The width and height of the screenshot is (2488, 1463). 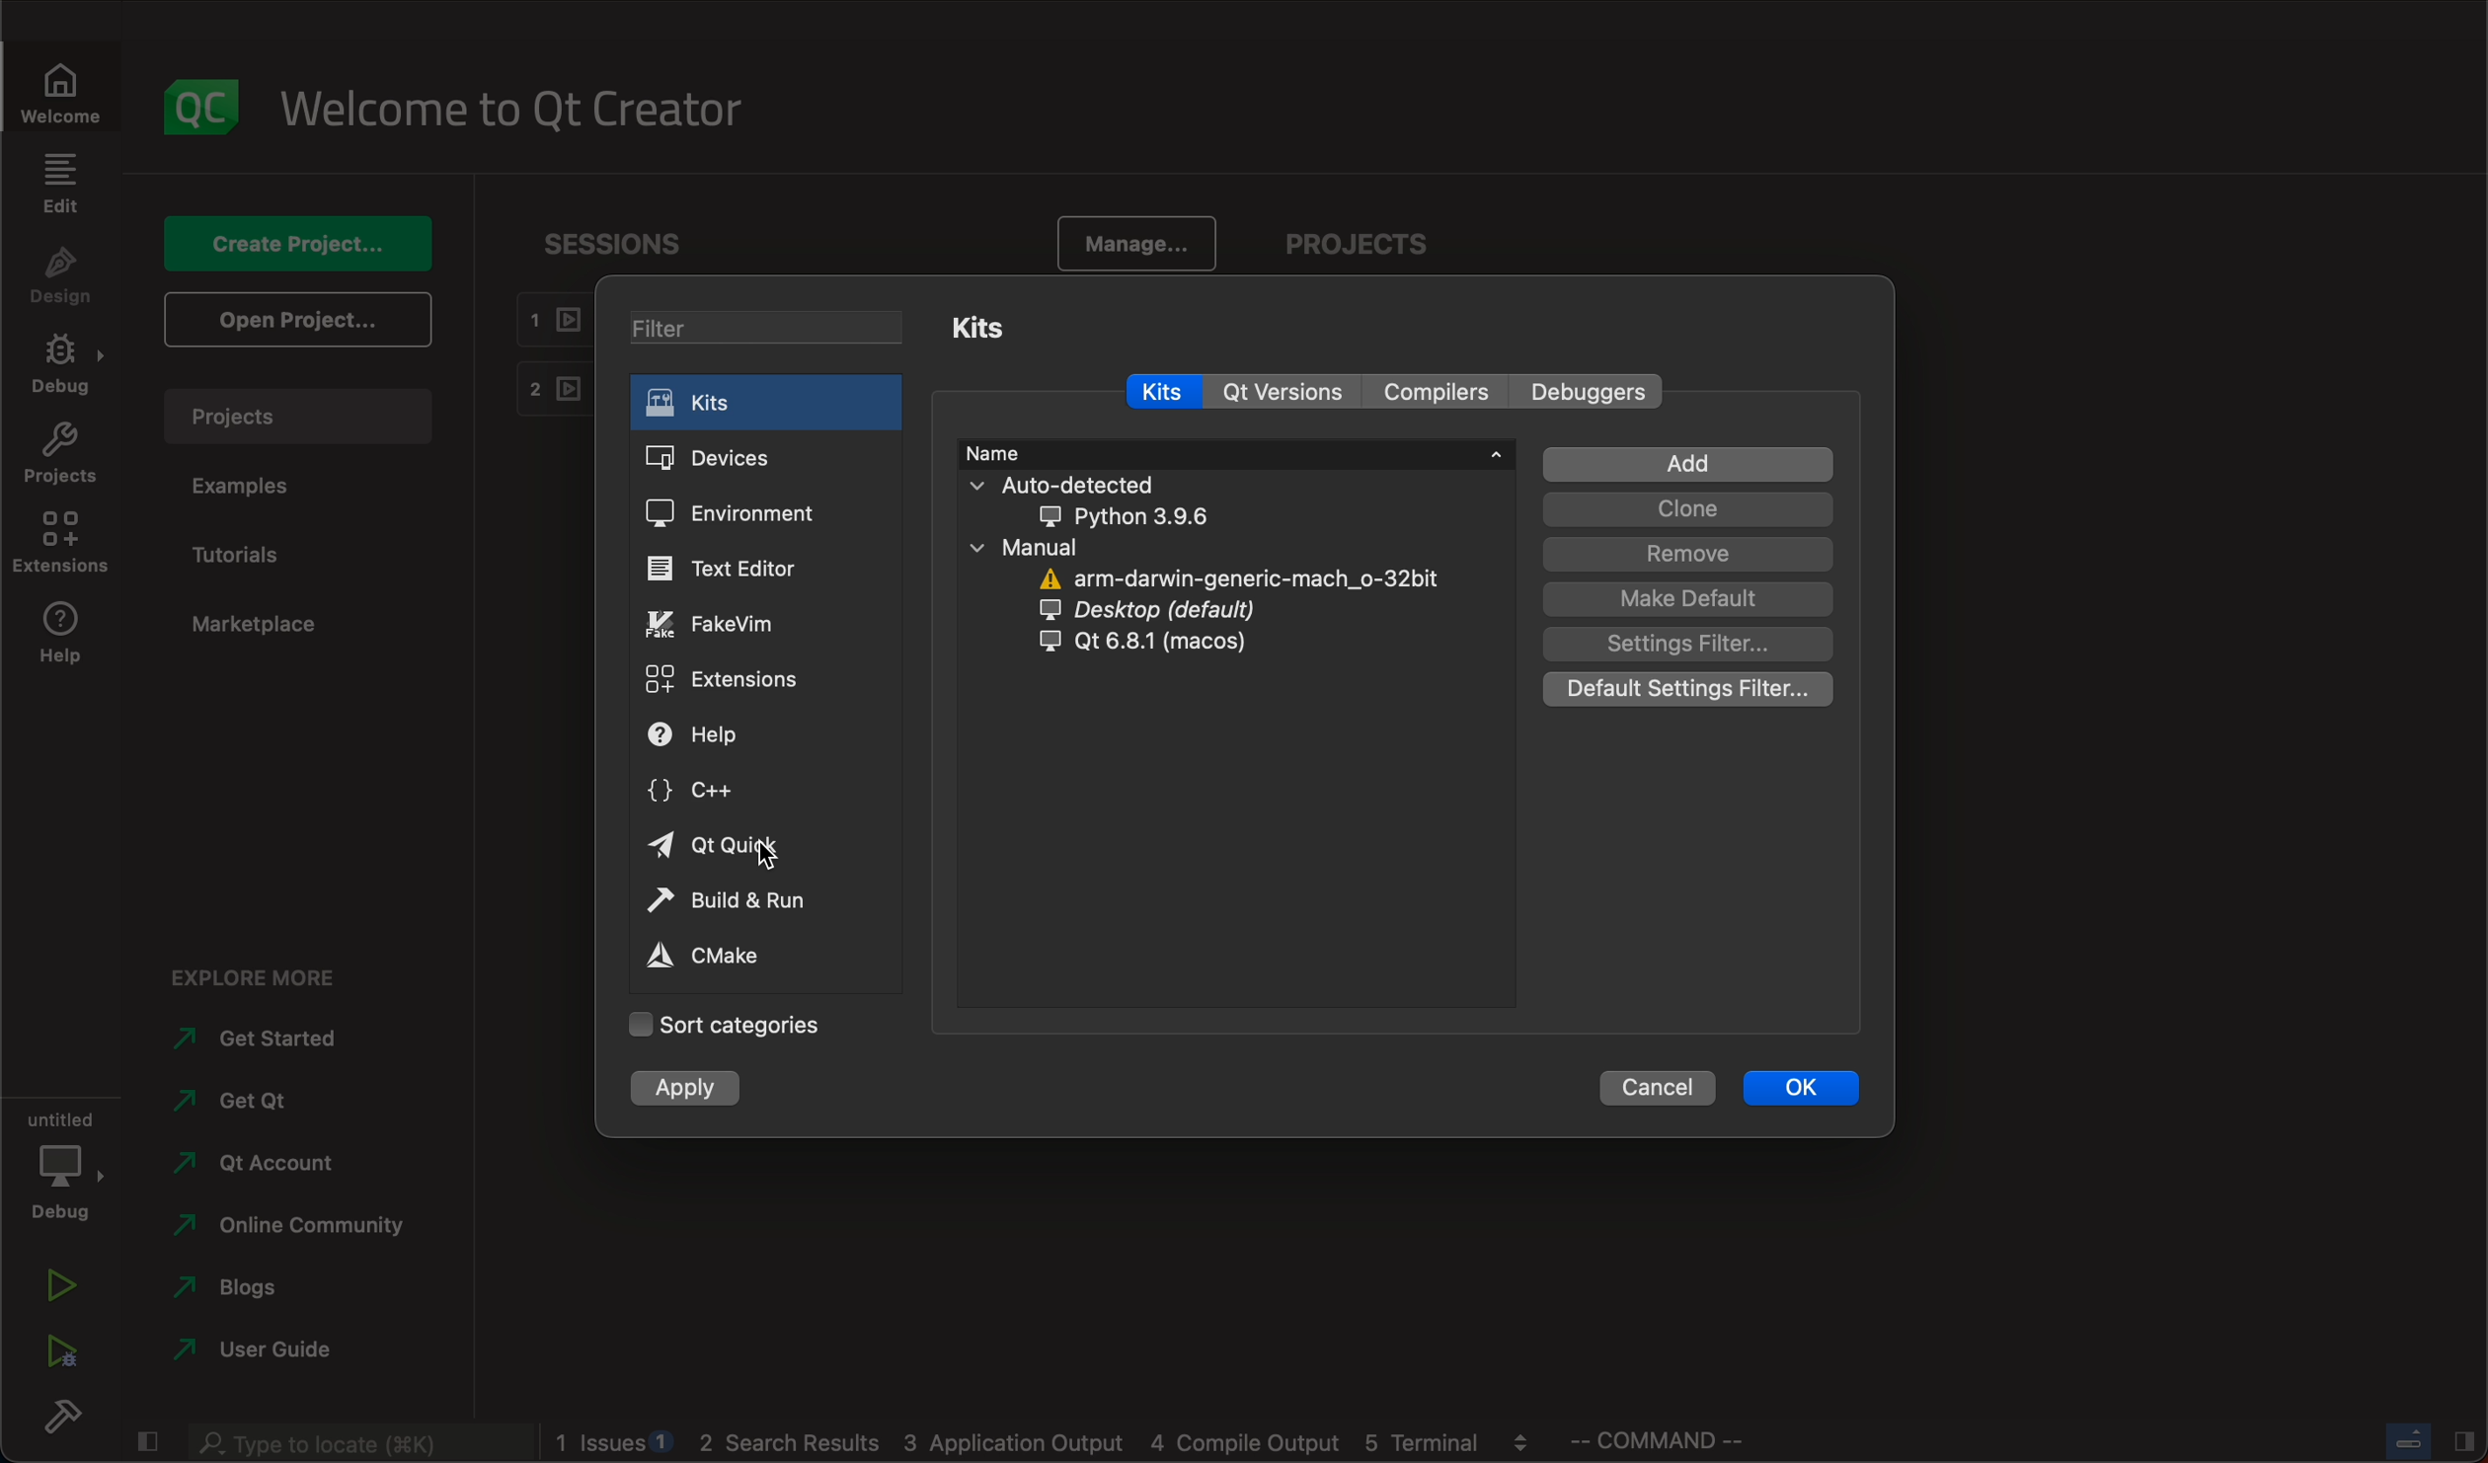 I want to click on filter, so click(x=1683, y=645).